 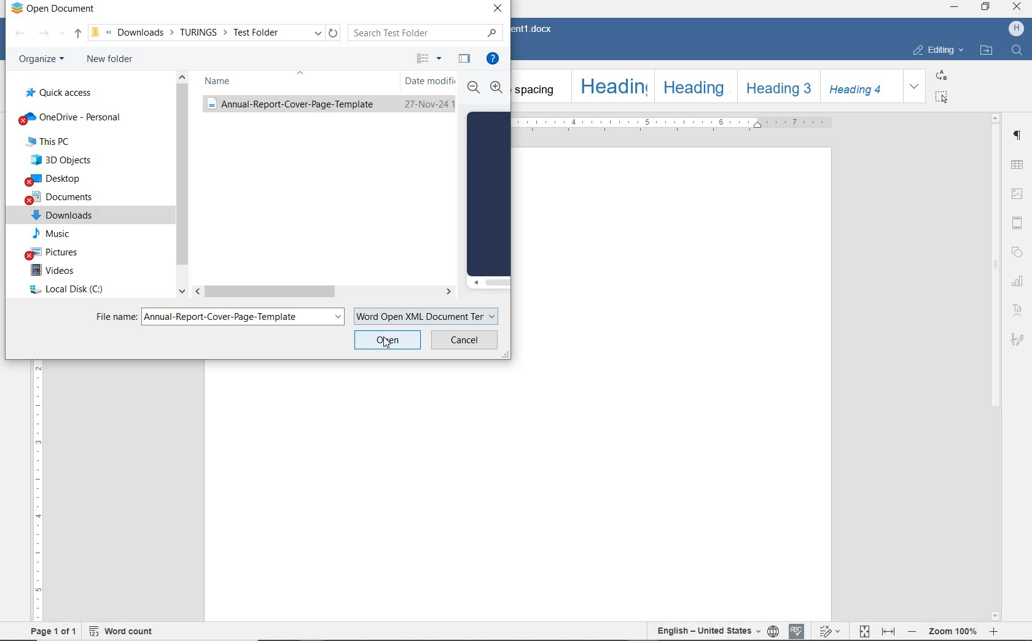 I want to click on minimize, so click(x=955, y=7).